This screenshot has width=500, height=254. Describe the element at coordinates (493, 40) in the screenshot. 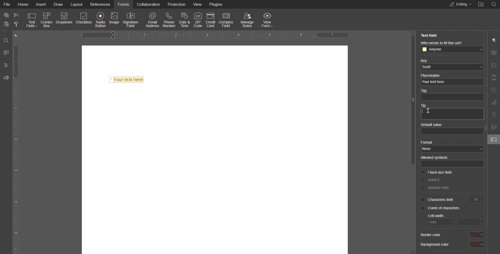

I see `Paragraph Settings` at that location.